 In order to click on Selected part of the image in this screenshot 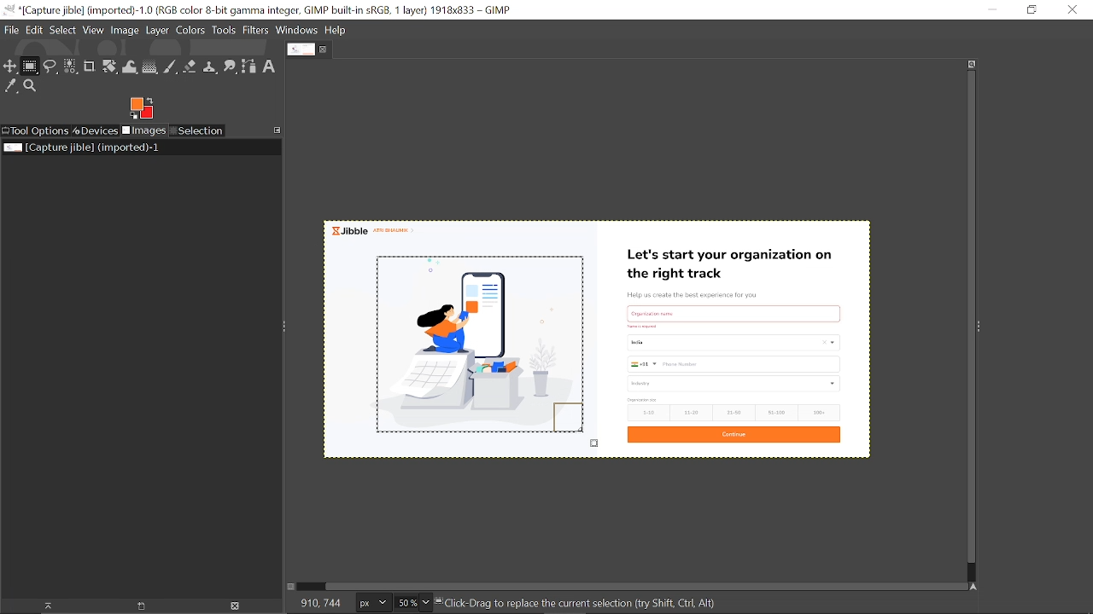, I will do `click(472, 350)`.